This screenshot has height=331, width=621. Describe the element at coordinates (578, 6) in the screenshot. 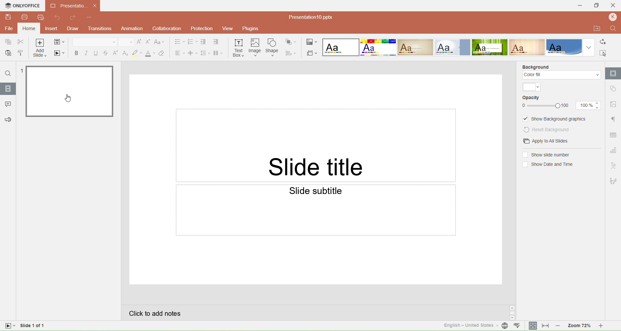

I see `Minimize` at that location.